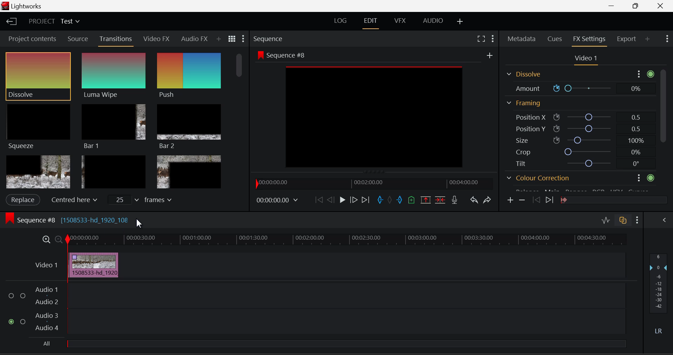 This screenshot has width=673, height=355. What do you see at coordinates (623, 221) in the screenshot?
I see `Toggle Auto Track Sync` at bounding box center [623, 221].